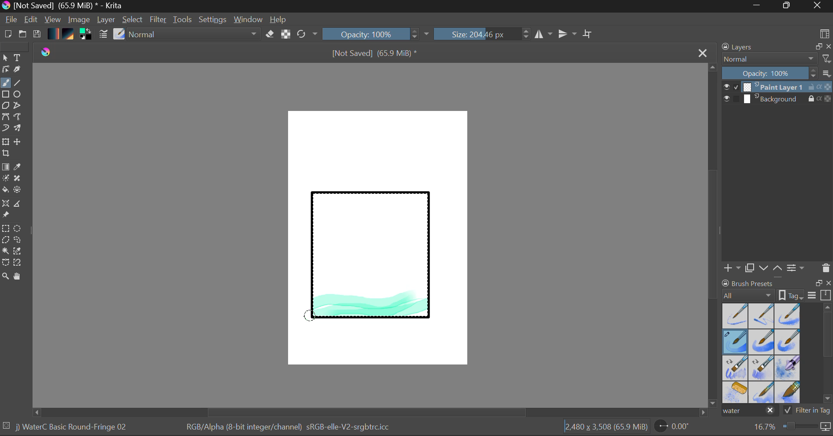  Describe the element at coordinates (20, 71) in the screenshot. I see `Calligraphic Tool` at that location.